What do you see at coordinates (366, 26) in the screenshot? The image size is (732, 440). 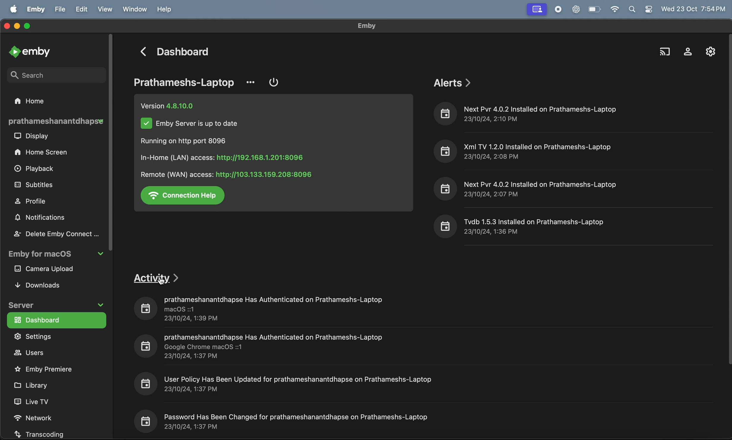 I see `emby title` at bounding box center [366, 26].